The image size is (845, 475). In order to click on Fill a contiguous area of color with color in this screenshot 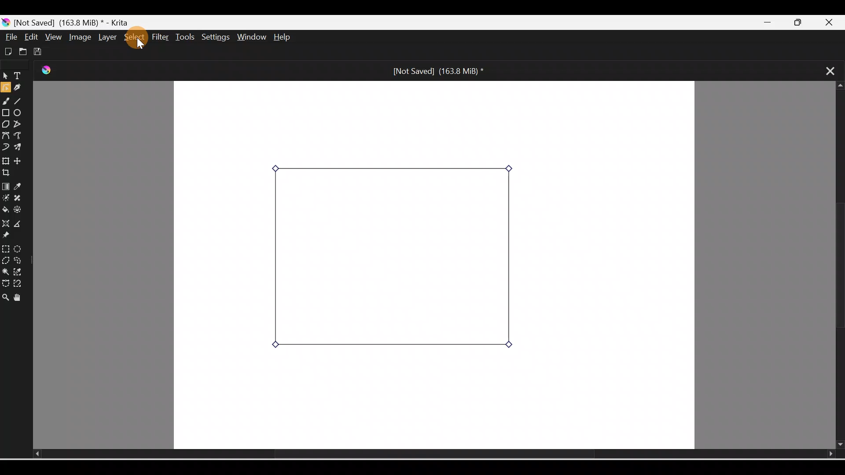, I will do `click(6, 210)`.